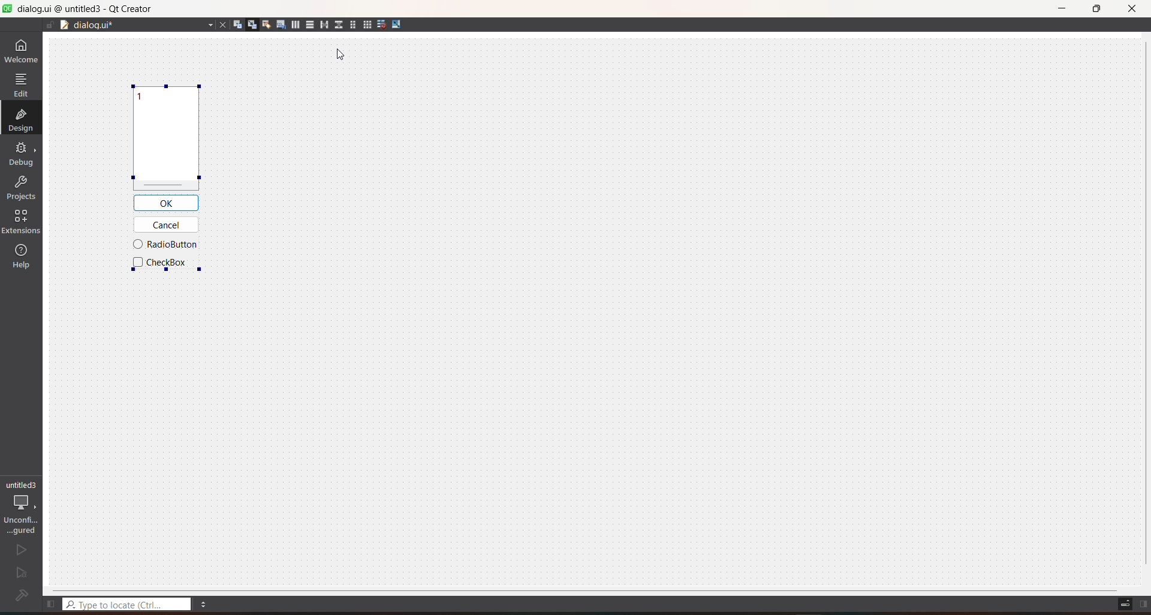 This screenshot has width=1151, height=615. Describe the element at coordinates (237, 24) in the screenshot. I see `edit widgets` at that location.